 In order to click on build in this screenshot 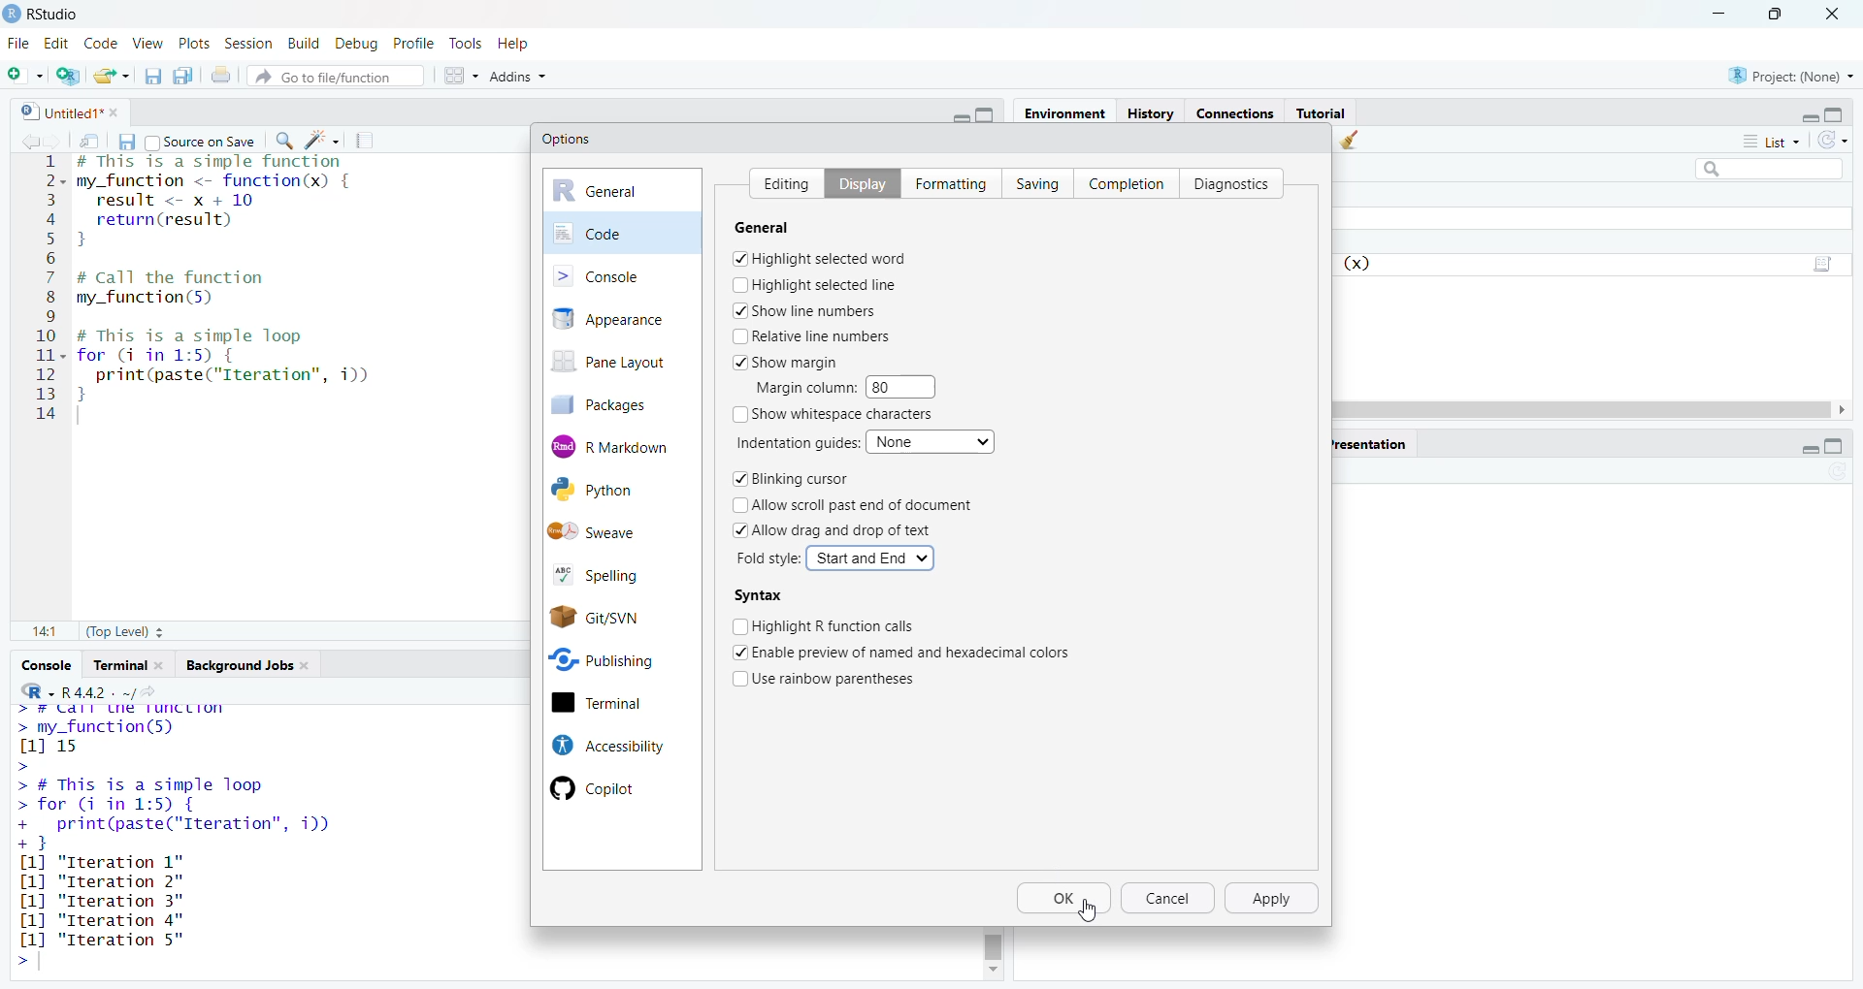, I will do `click(302, 40)`.